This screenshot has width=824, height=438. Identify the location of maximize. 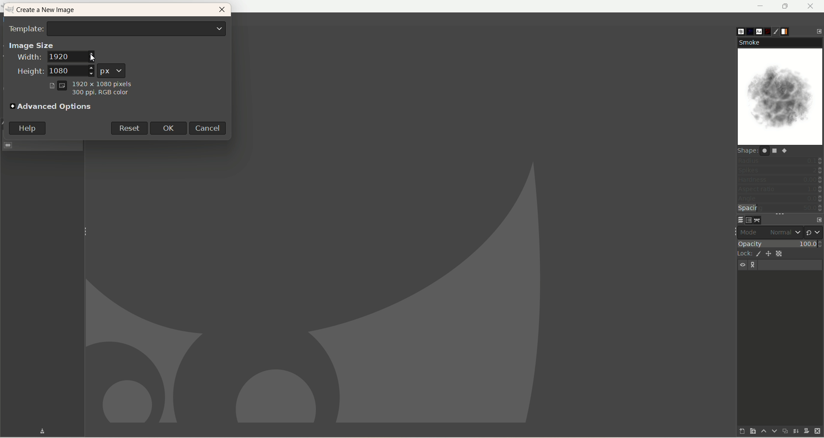
(786, 6).